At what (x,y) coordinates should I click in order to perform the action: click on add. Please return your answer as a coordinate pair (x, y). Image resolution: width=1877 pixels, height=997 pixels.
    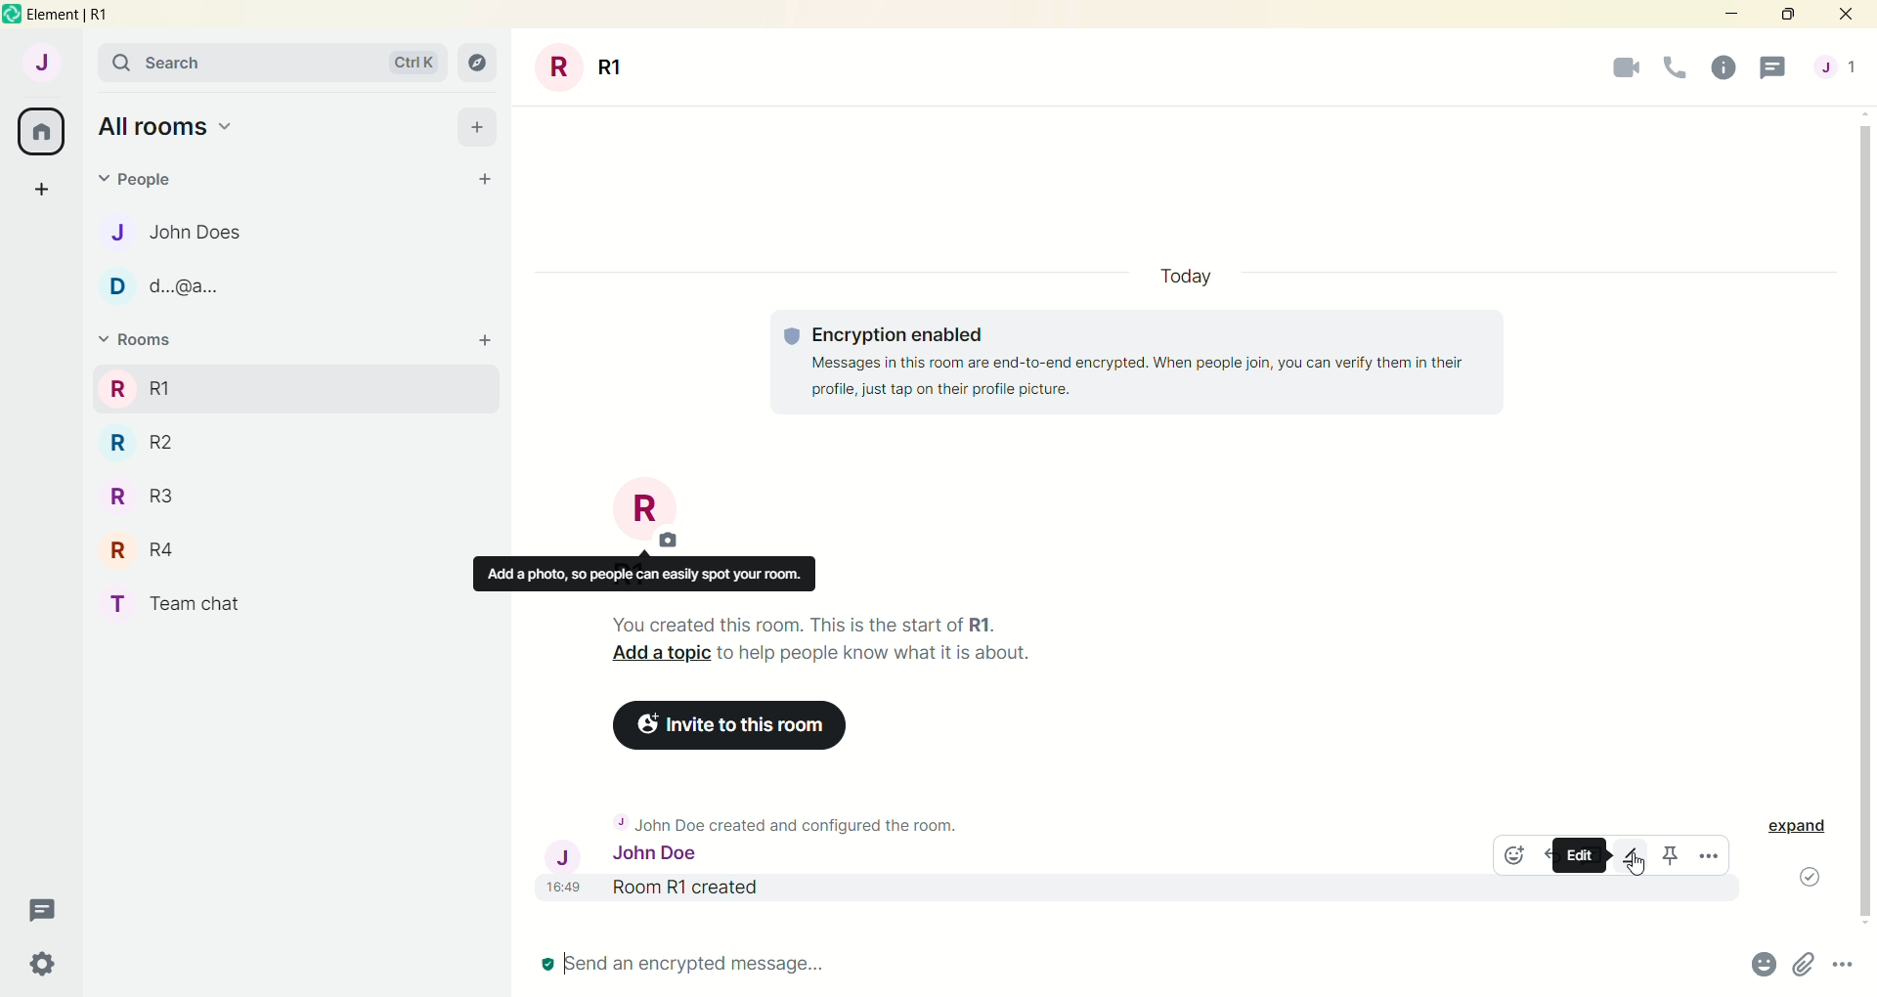
    Looking at the image, I should click on (479, 127).